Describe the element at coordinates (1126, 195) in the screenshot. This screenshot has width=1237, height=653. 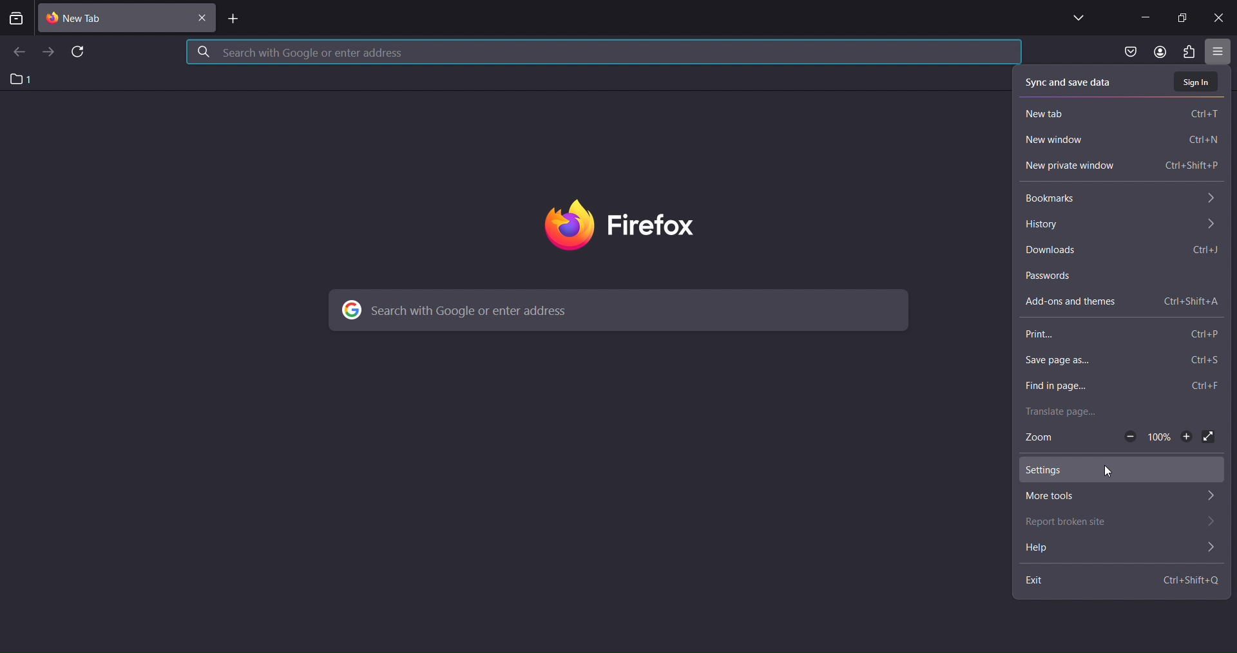
I see `bookmarks` at that location.